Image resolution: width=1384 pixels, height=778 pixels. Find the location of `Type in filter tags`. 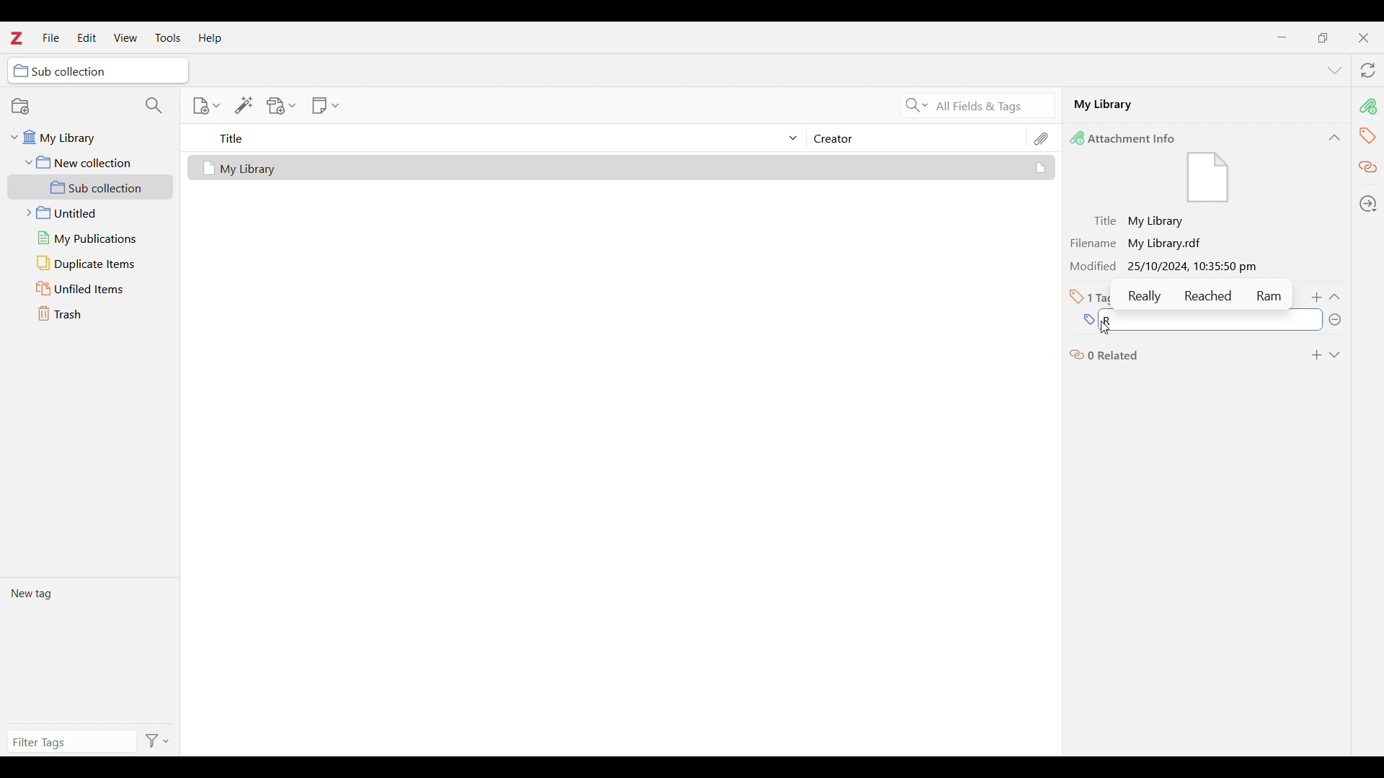

Type in filter tags is located at coordinates (69, 744).